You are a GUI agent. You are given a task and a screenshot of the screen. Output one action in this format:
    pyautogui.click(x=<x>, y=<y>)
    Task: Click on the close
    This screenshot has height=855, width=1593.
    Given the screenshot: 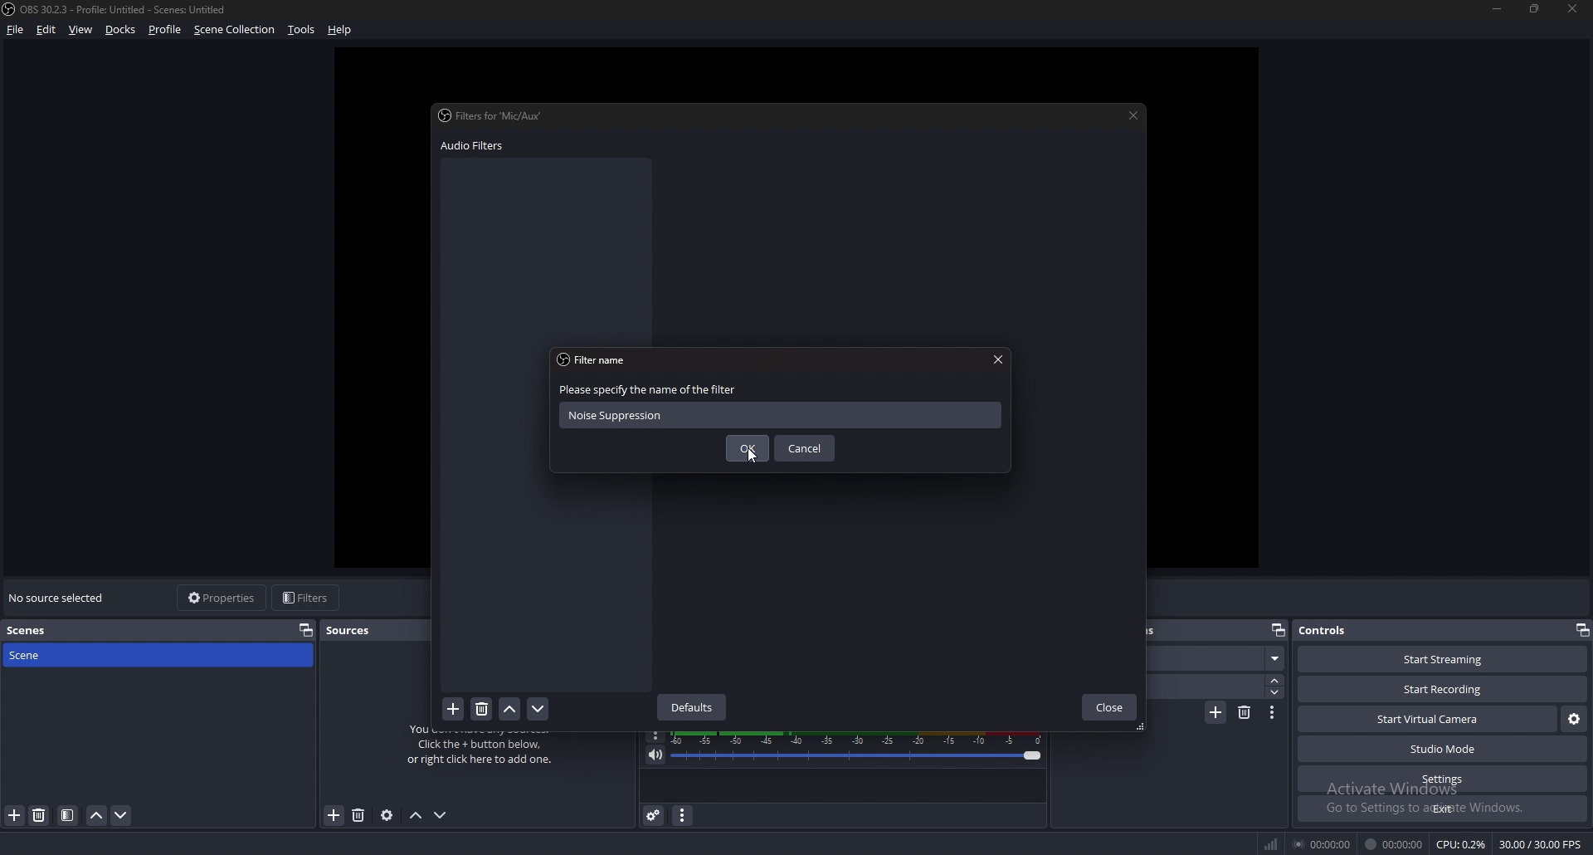 What is the action you would take?
    pyautogui.click(x=1576, y=9)
    